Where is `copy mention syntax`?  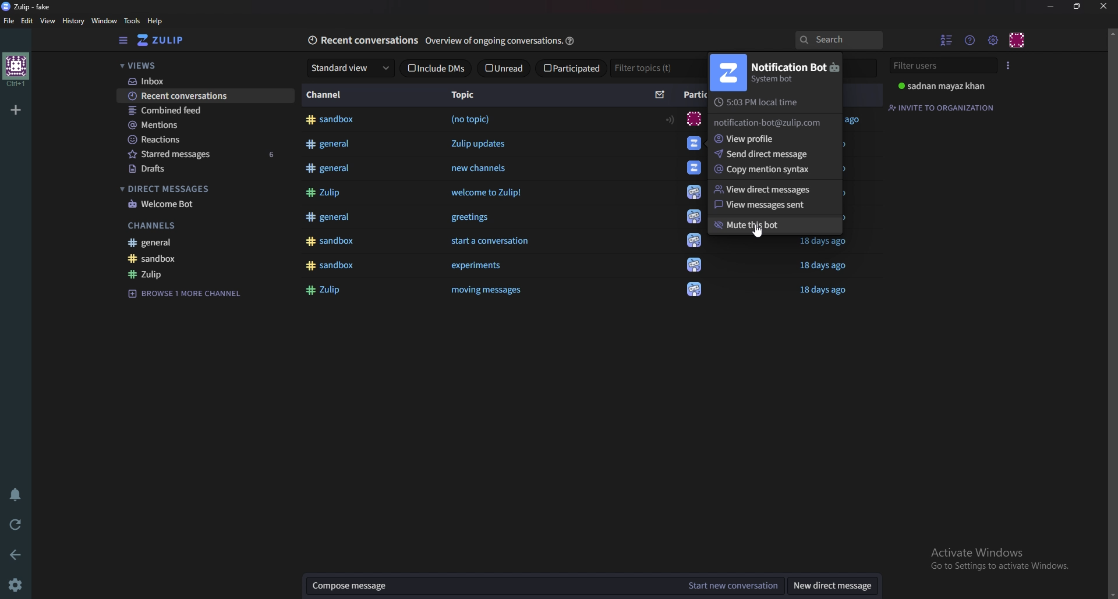 copy mention syntax is located at coordinates (763, 170).